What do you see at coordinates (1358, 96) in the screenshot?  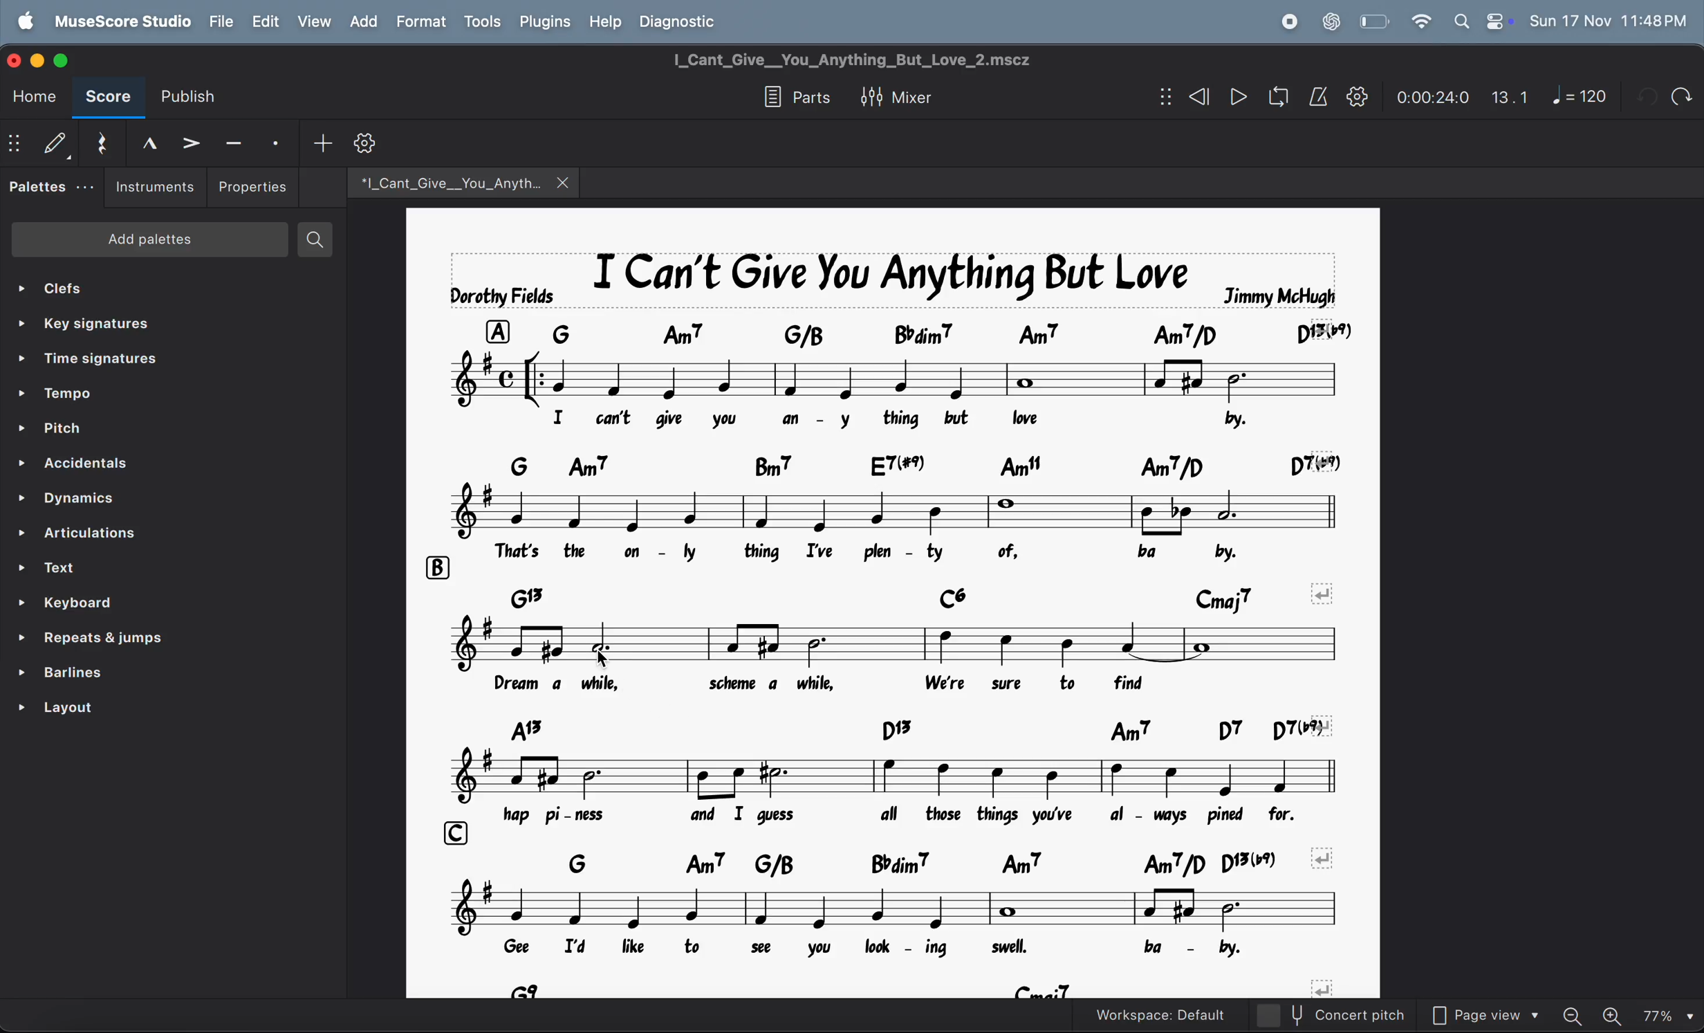 I see `settings playback` at bounding box center [1358, 96].